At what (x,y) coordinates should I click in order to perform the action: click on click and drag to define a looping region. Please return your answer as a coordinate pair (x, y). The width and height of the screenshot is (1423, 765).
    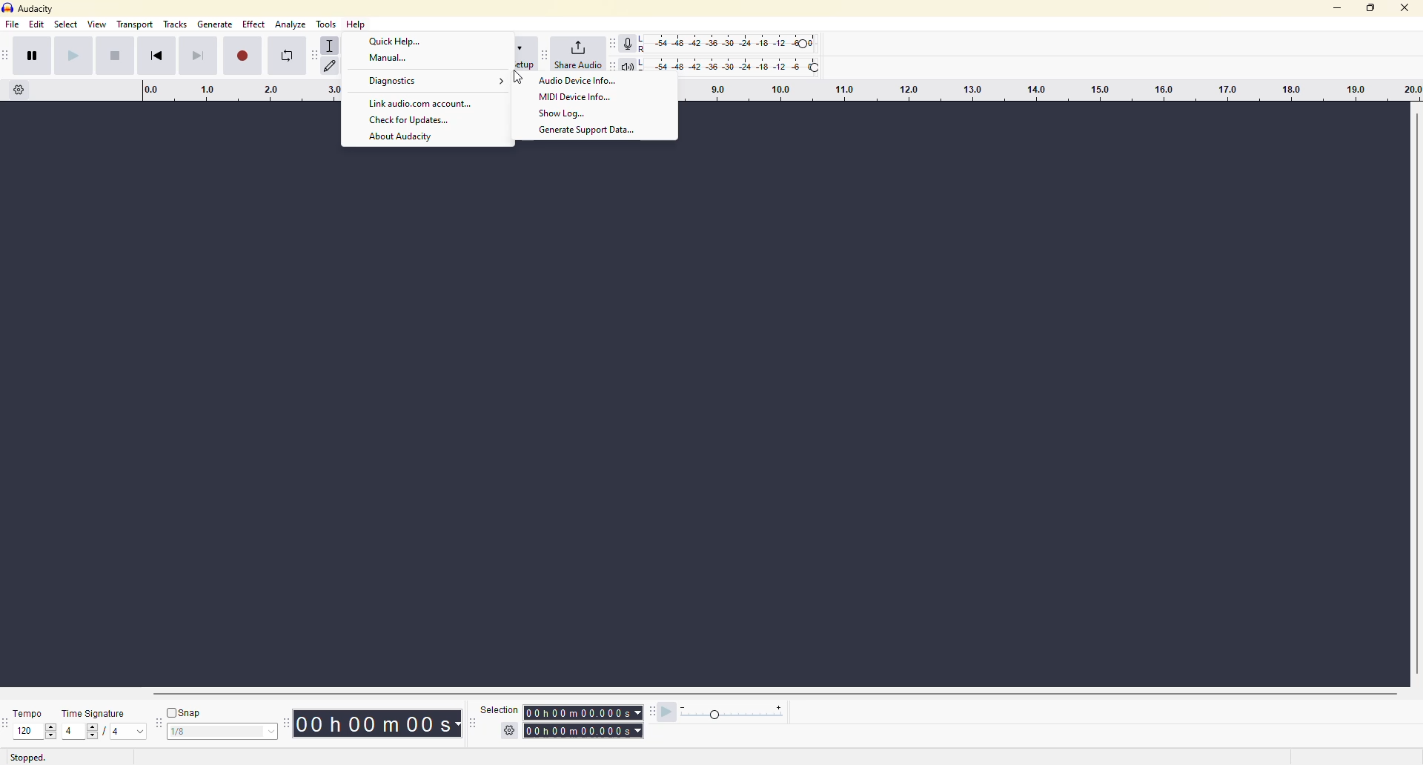
    Looking at the image, I should click on (226, 91).